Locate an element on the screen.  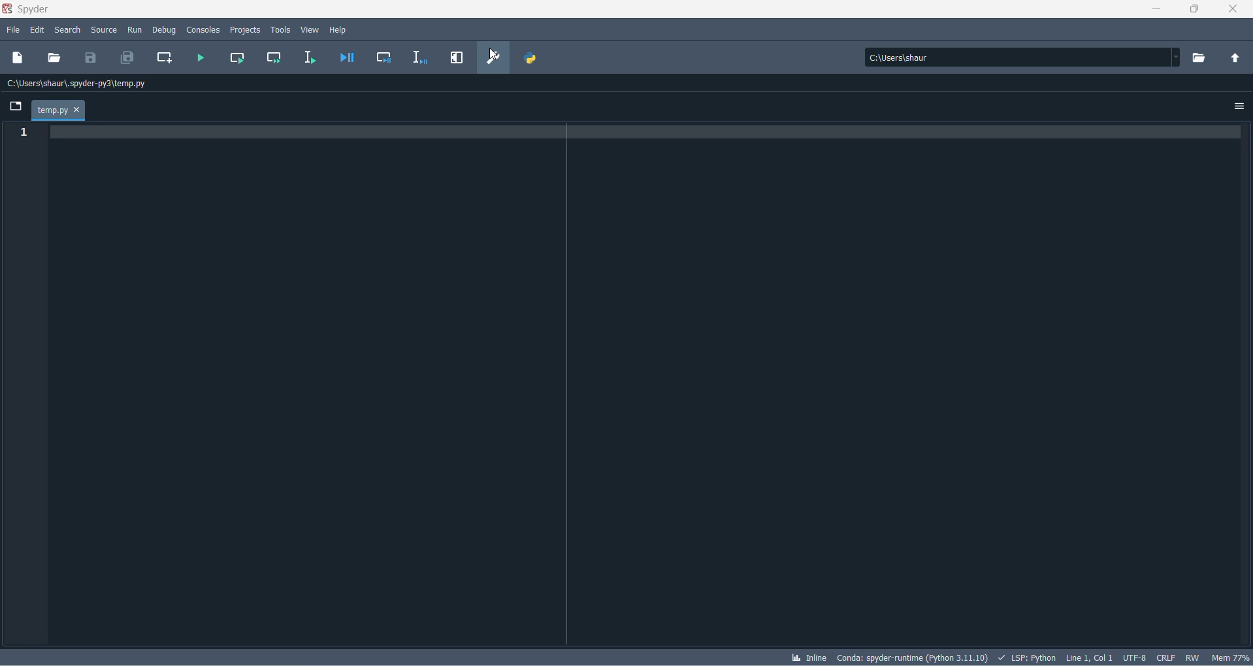
file is located at coordinates (12, 31).